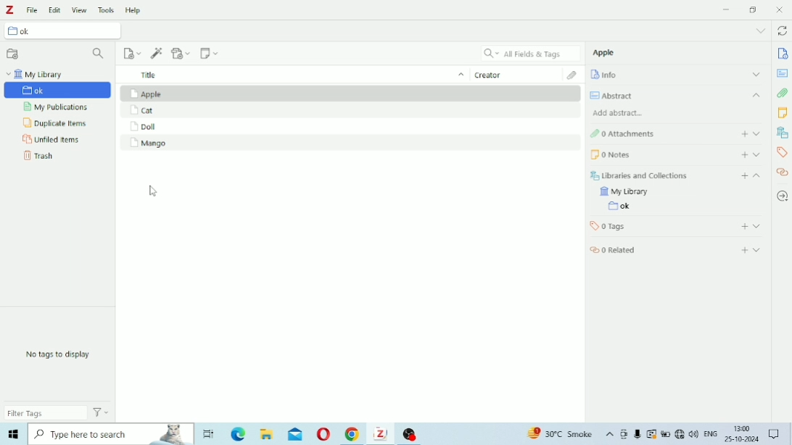  What do you see at coordinates (112, 433) in the screenshot?
I see `` at bounding box center [112, 433].